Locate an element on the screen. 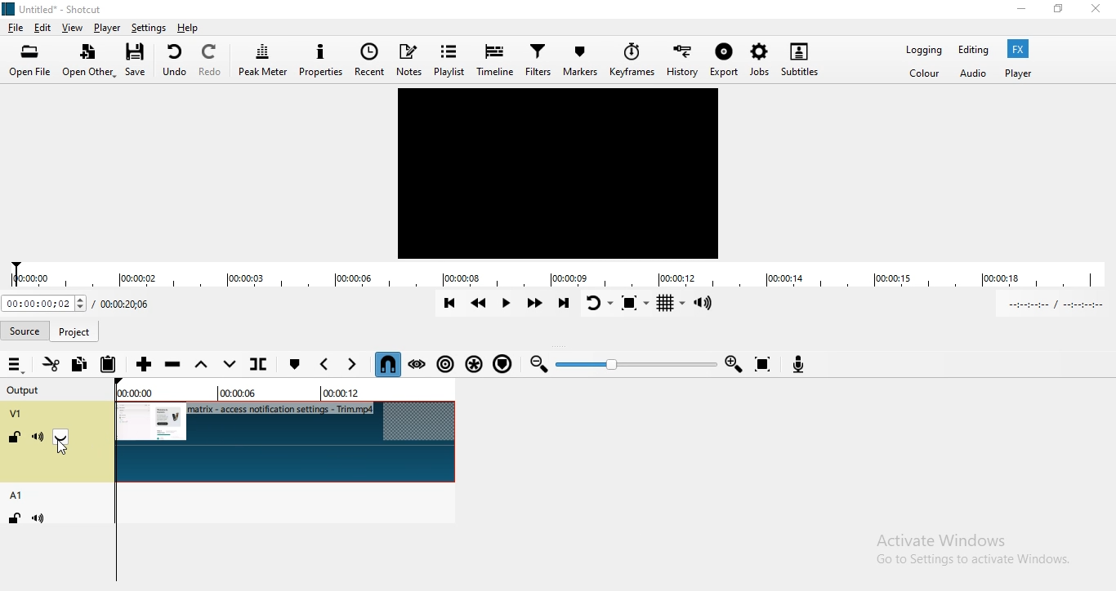 The width and height of the screenshot is (1116, 591). Zoom out is located at coordinates (540, 367).